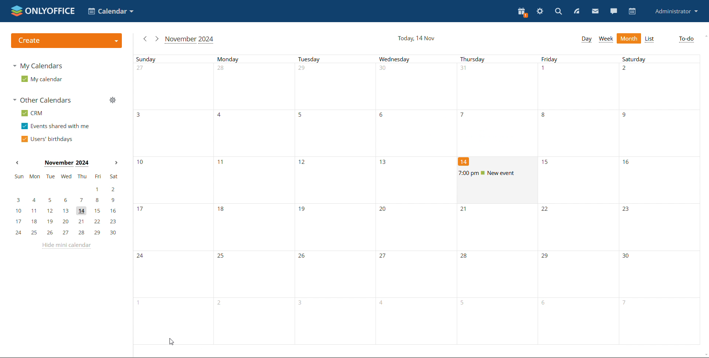  What do you see at coordinates (140, 114) in the screenshot?
I see `number` at bounding box center [140, 114].